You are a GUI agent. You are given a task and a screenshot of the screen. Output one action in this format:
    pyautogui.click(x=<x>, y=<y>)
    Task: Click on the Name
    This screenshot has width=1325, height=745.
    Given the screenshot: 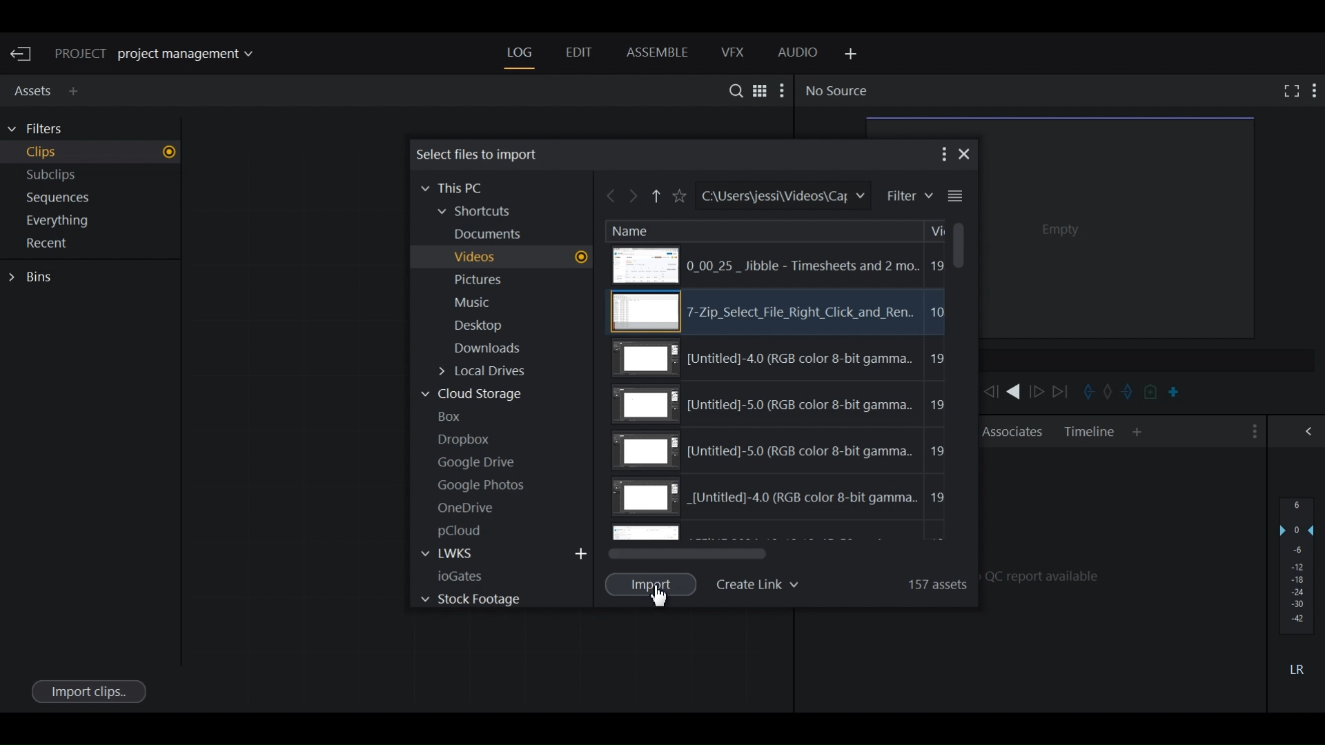 What is the action you would take?
    pyautogui.click(x=631, y=230)
    